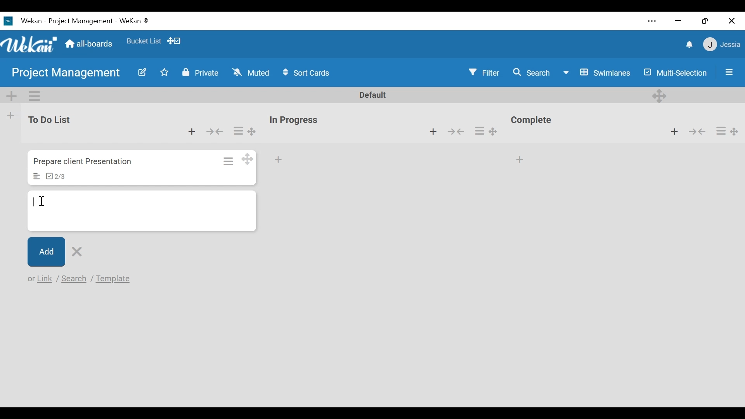 The width and height of the screenshot is (745, 419). What do you see at coordinates (485, 73) in the screenshot?
I see `Filter` at bounding box center [485, 73].